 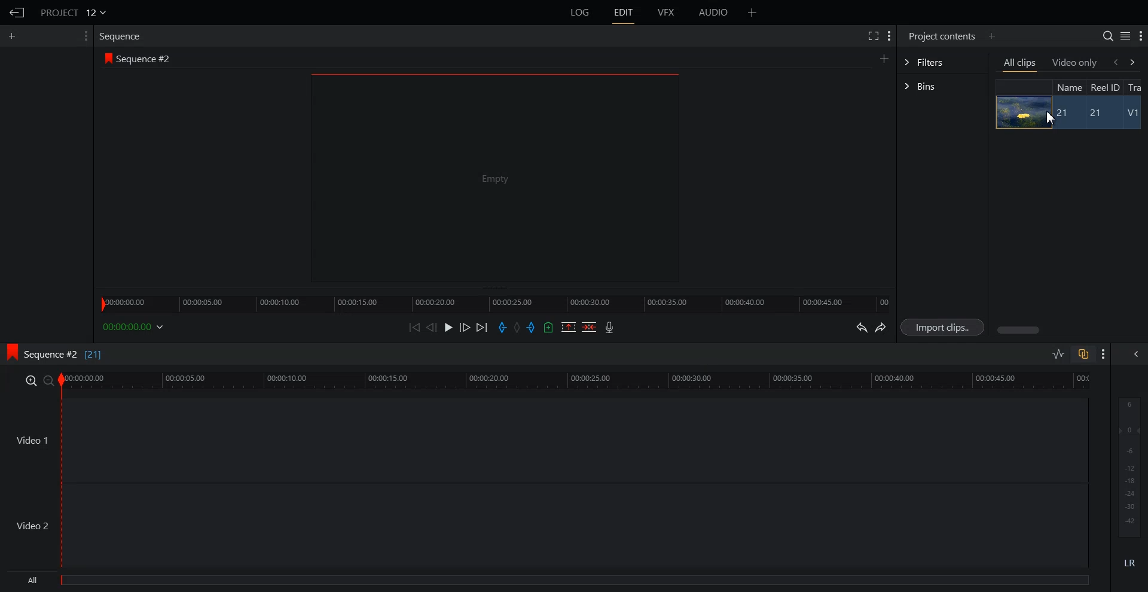 What do you see at coordinates (1021, 64) in the screenshot?
I see `All clips` at bounding box center [1021, 64].